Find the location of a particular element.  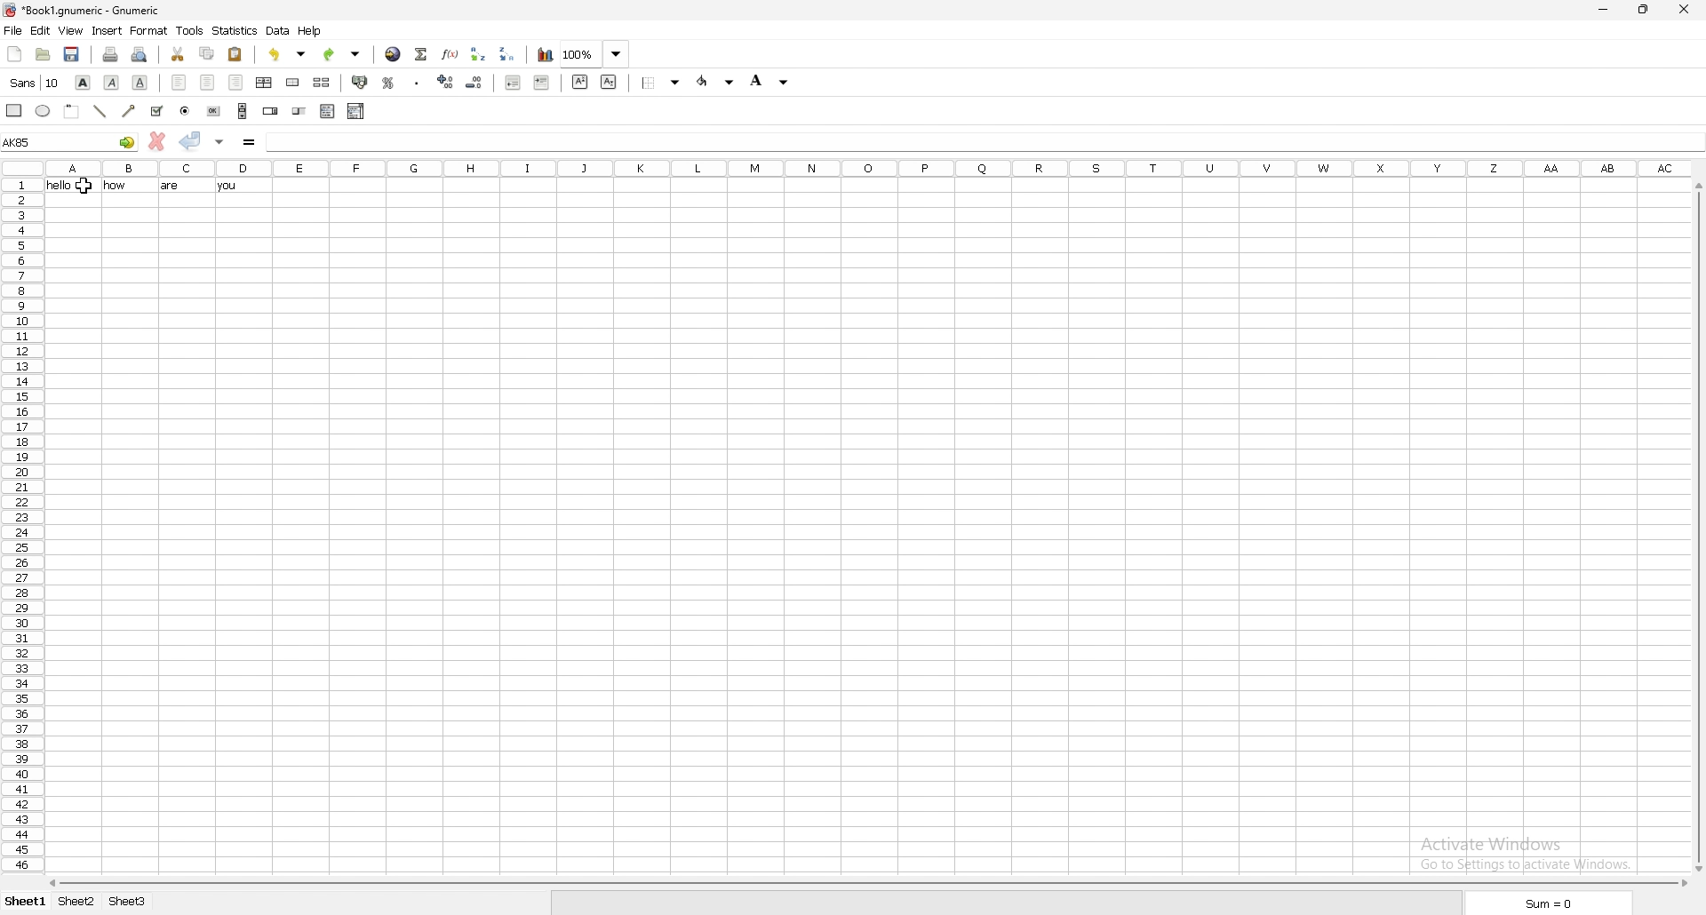

selected cell is located at coordinates (69, 141).